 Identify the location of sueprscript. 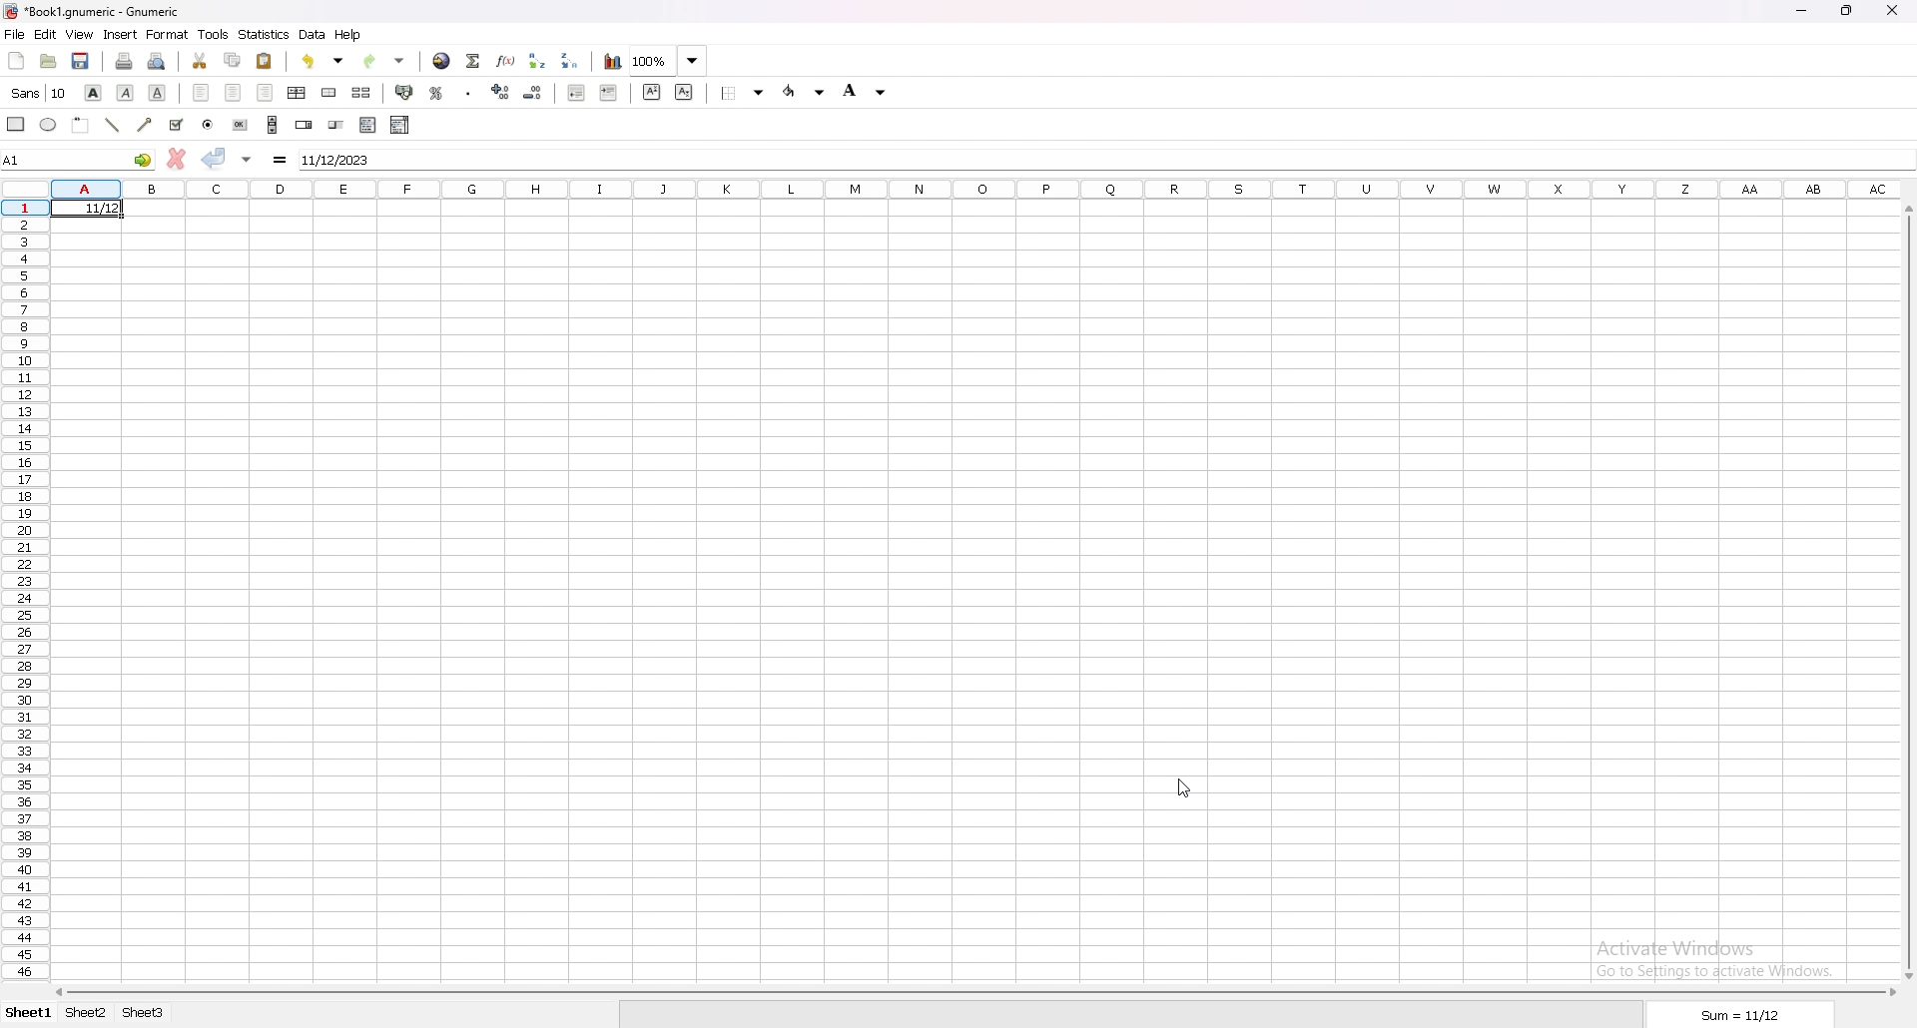
(652, 92).